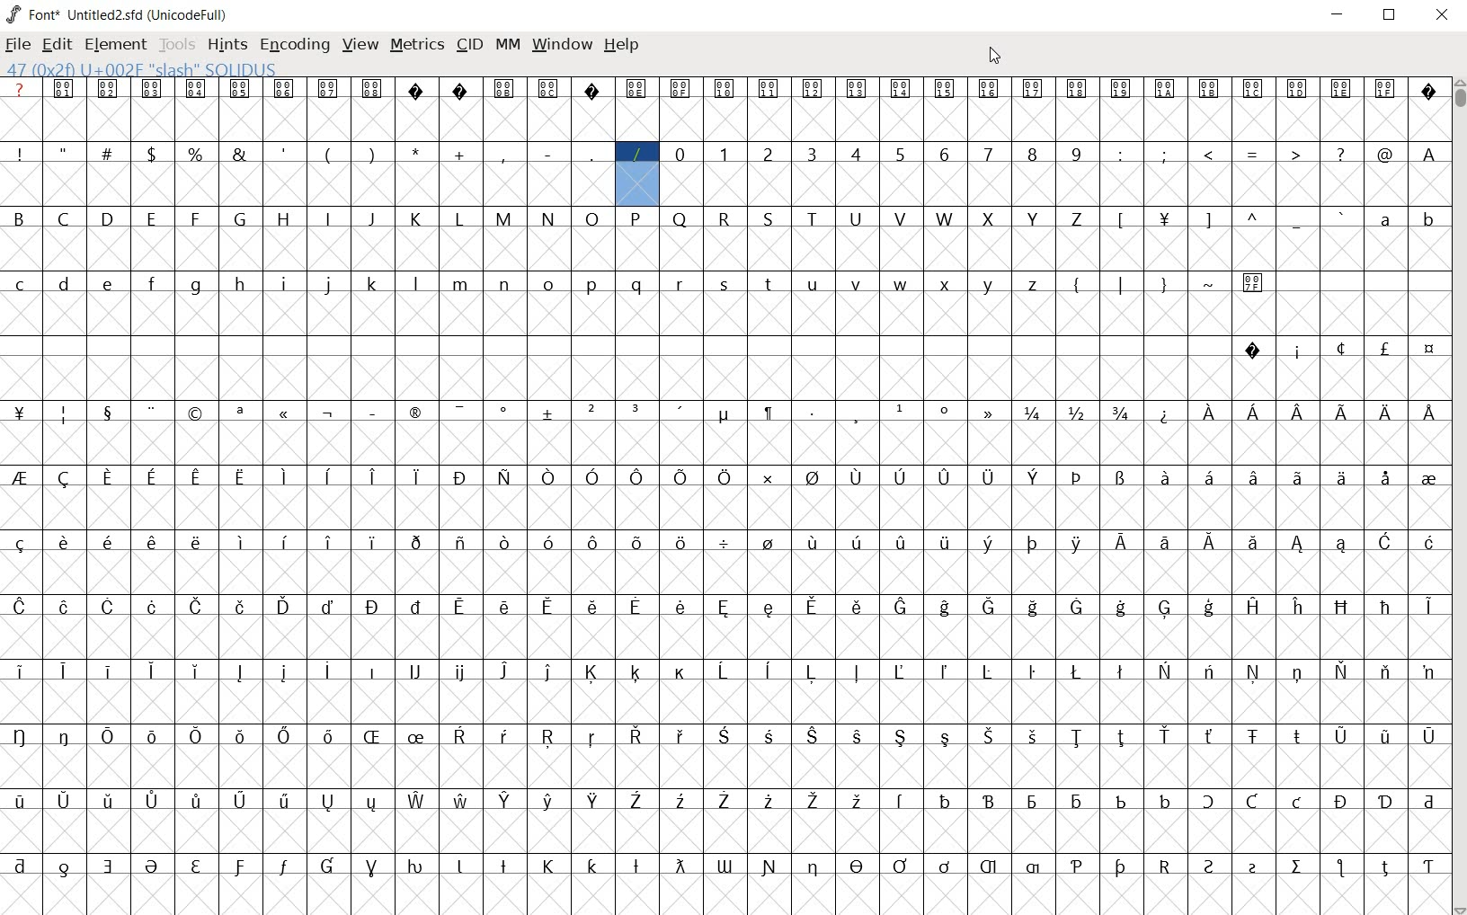 This screenshot has height=915, width=1467. I want to click on glyph, so click(944, 89).